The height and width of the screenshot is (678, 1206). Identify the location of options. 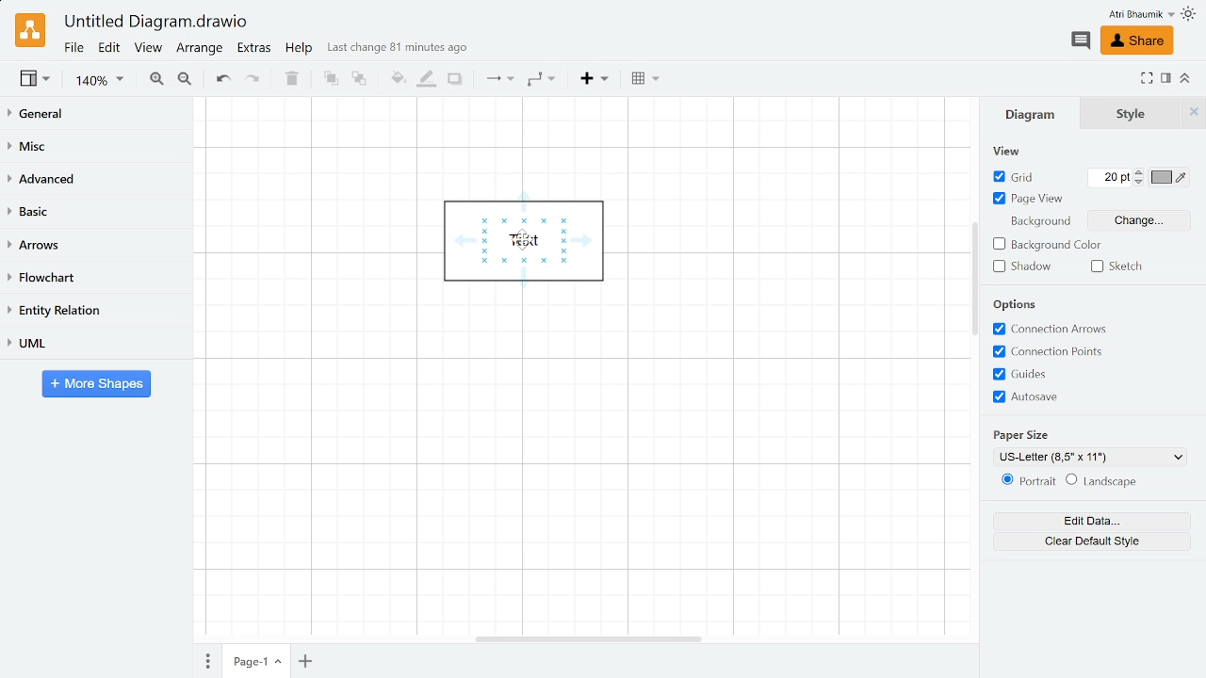
(1014, 306).